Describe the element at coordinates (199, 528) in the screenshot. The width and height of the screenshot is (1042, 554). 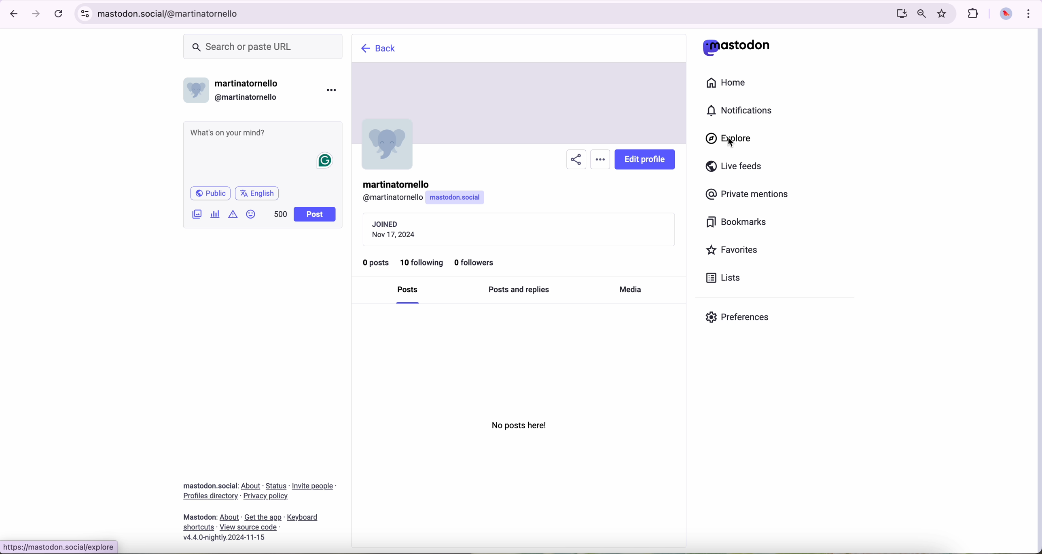
I see `link` at that location.